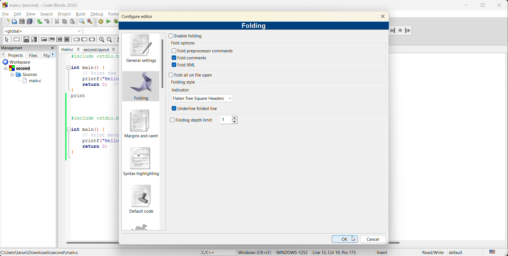 The height and width of the screenshot is (256, 508). What do you see at coordinates (204, 99) in the screenshot?
I see `flaten tree square headers` at bounding box center [204, 99].